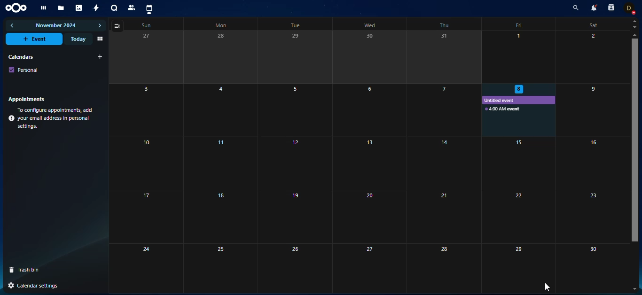 The height and width of the screenshot is (295, 642). Describe the element at coordinates (293, 163) in the screenshot. I see `12` at that location.